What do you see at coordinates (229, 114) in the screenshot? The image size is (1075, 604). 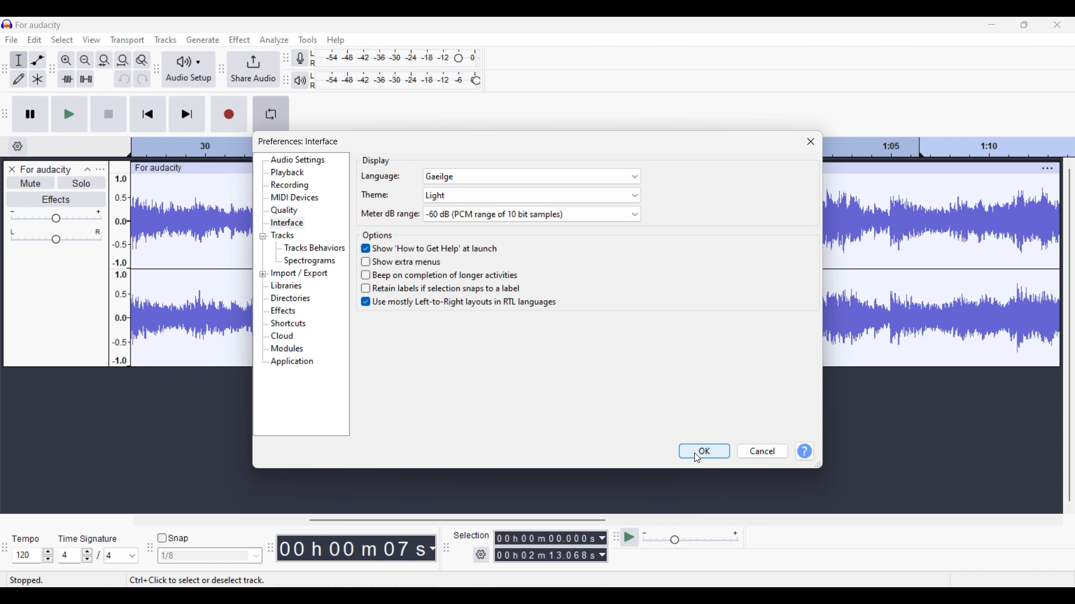 I see `Record/Record new track` at bounding box center [229, 114].